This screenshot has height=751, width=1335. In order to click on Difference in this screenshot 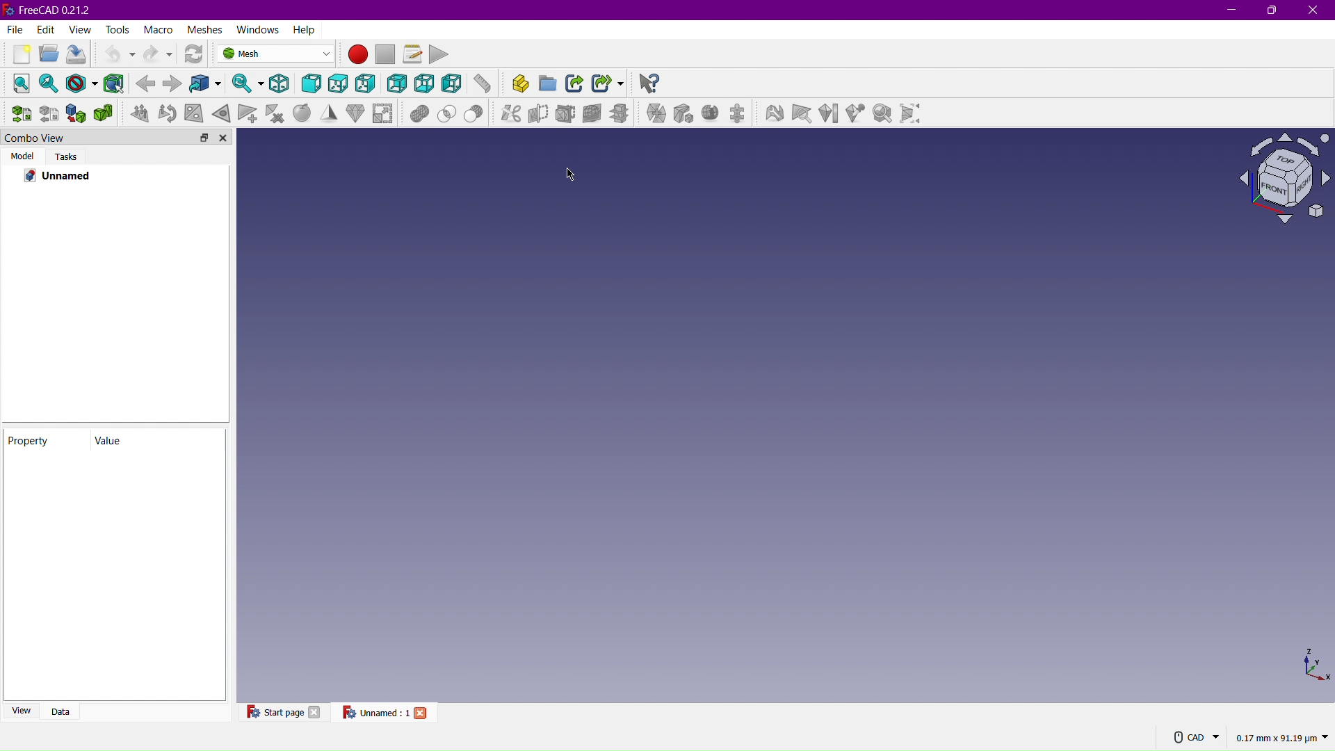, I will do `click(477, 112)`.